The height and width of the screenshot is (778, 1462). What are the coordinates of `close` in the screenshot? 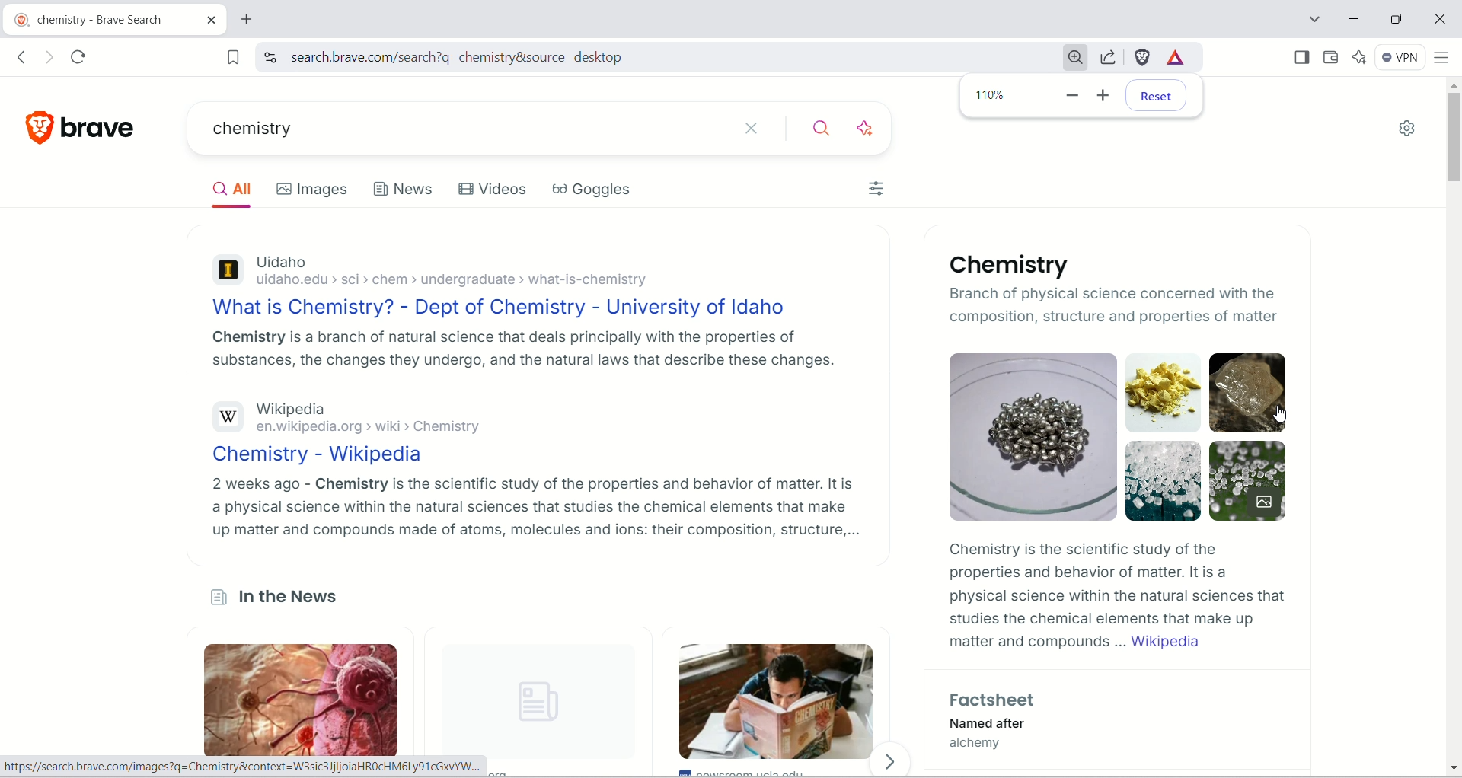 It's located at (752, 129).